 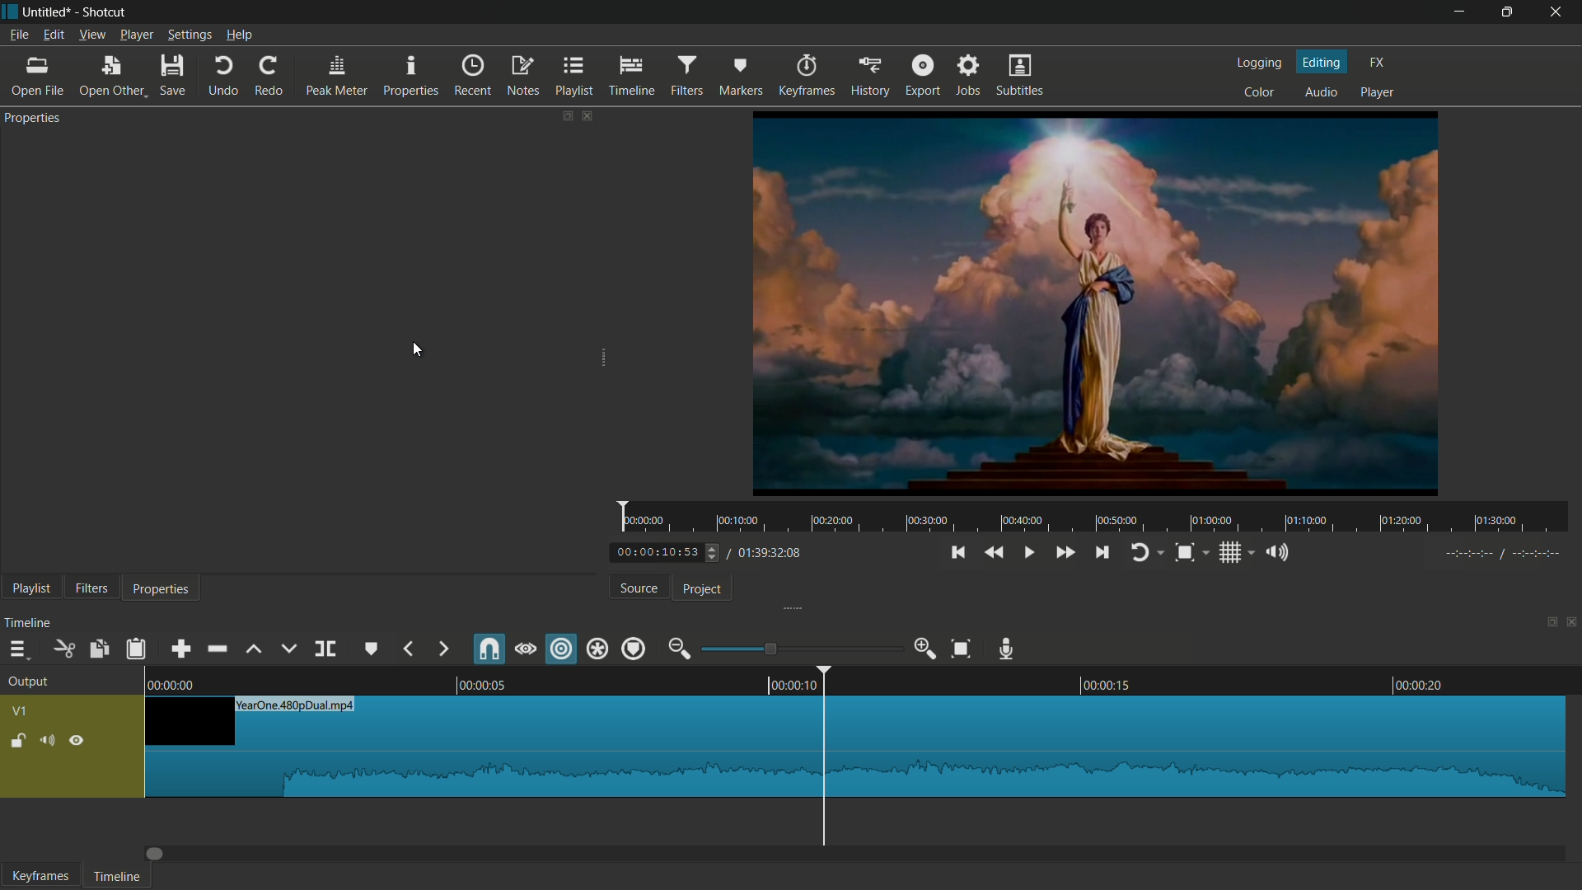 What do you see at coordinates (90, 588) in the screenshot?
I see `filters` at bounding box center [90, 588].